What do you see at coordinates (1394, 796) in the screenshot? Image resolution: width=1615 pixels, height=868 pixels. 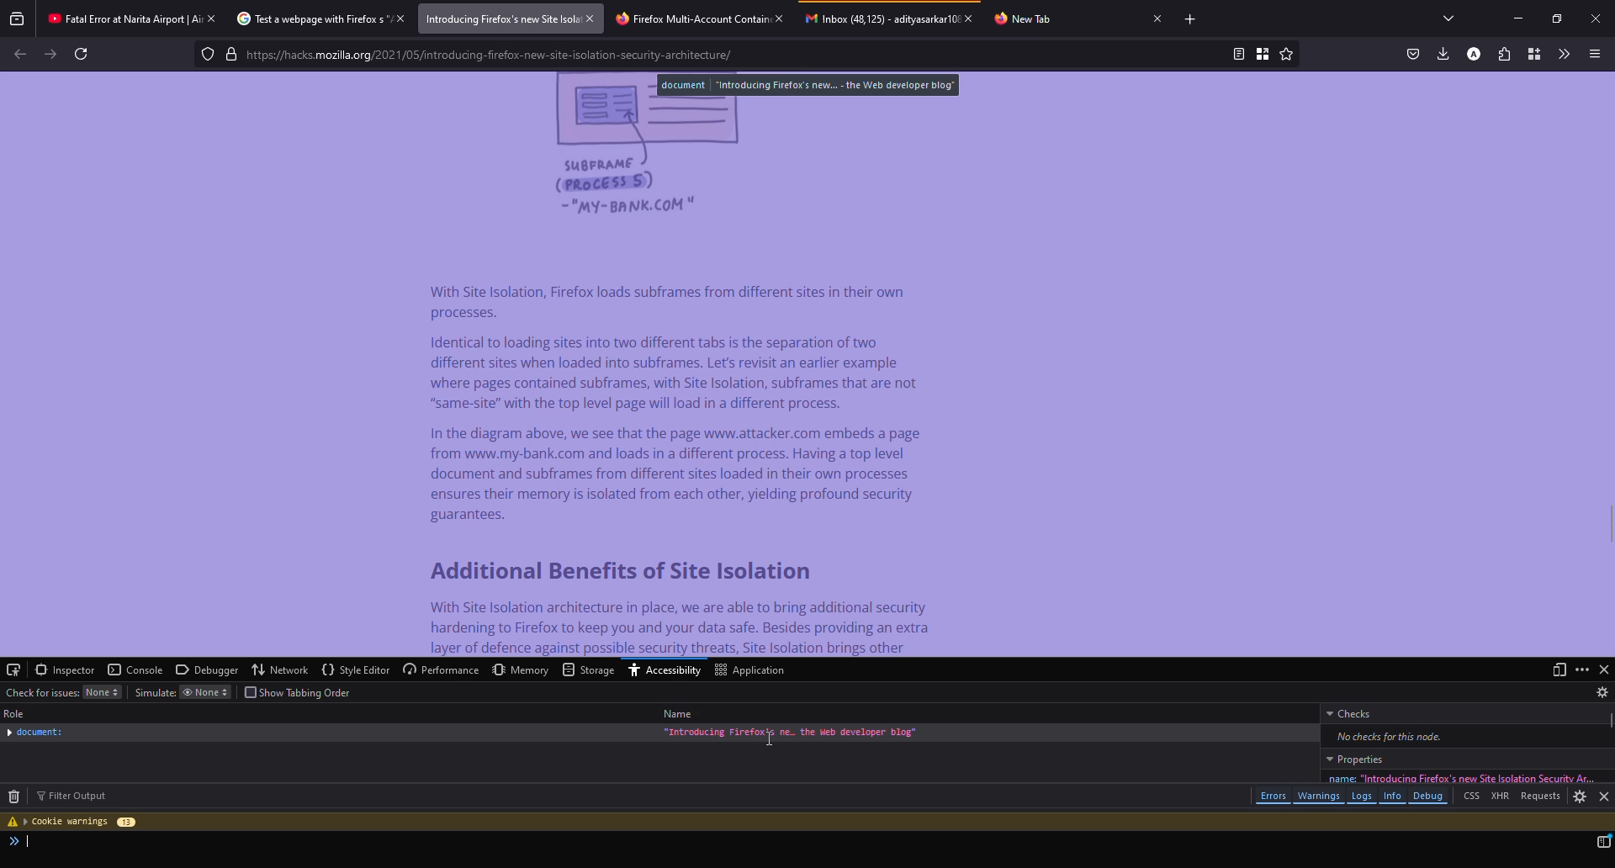 I see `info` at bounding box center [1394, 796].